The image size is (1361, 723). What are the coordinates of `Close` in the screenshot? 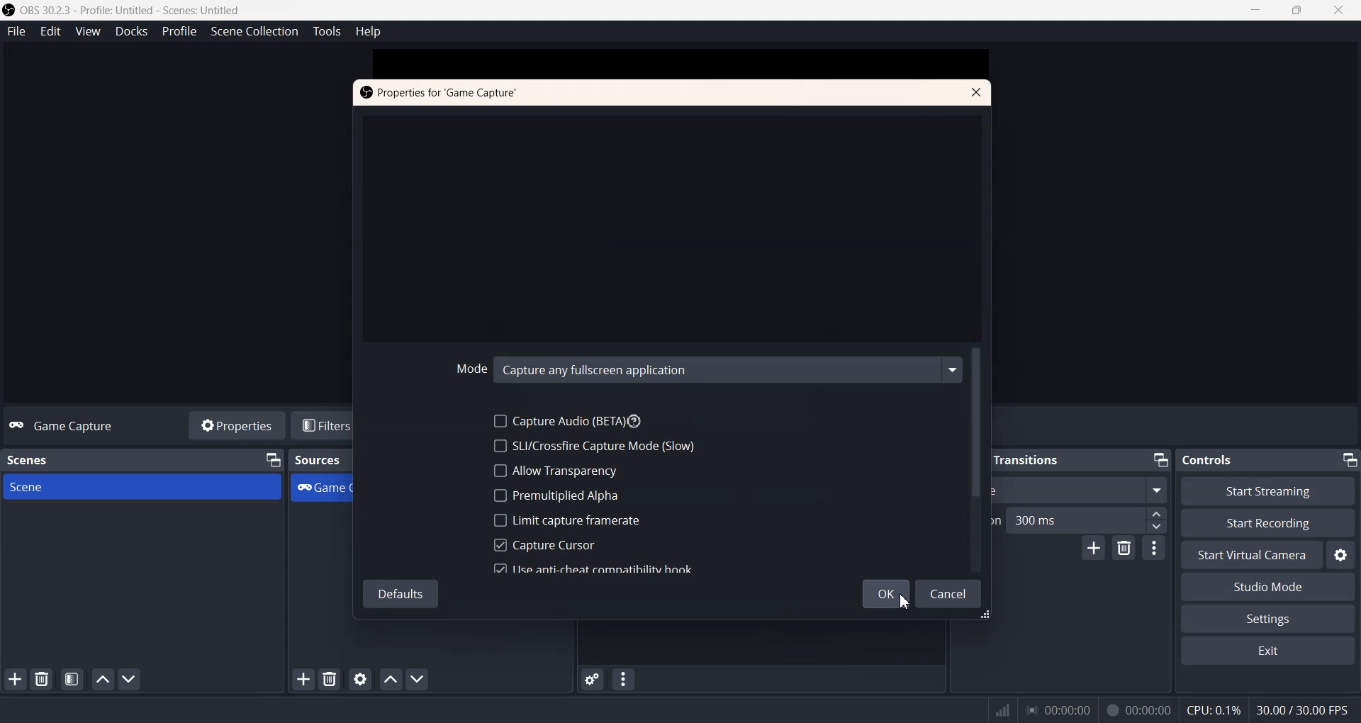 It's located at (1338, 11).